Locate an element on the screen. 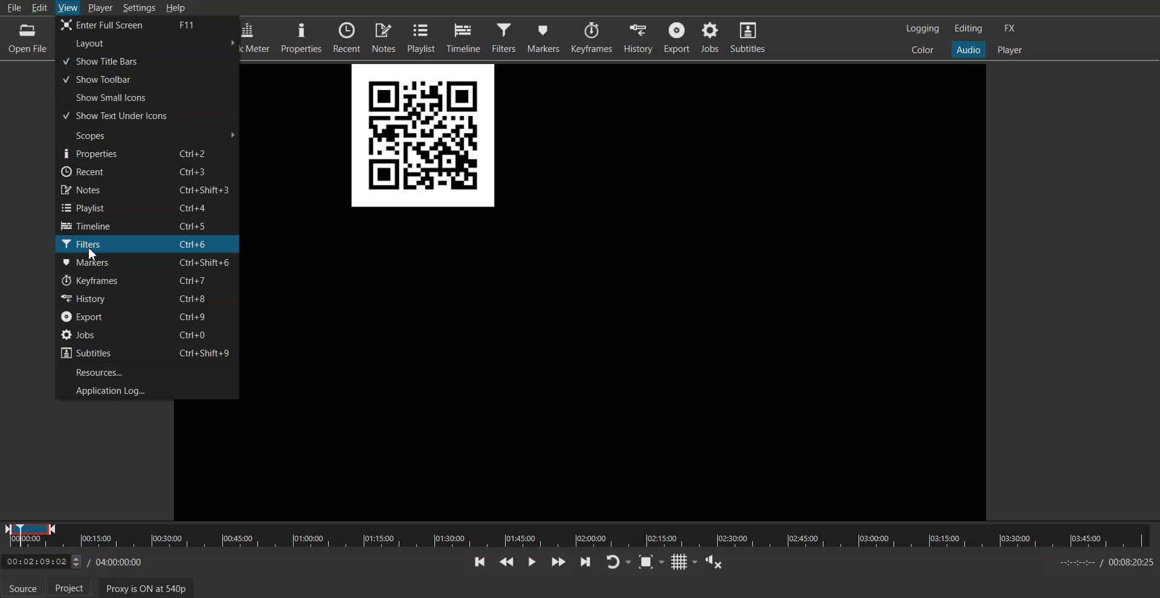  Settings is located at coordinates (140, 8).